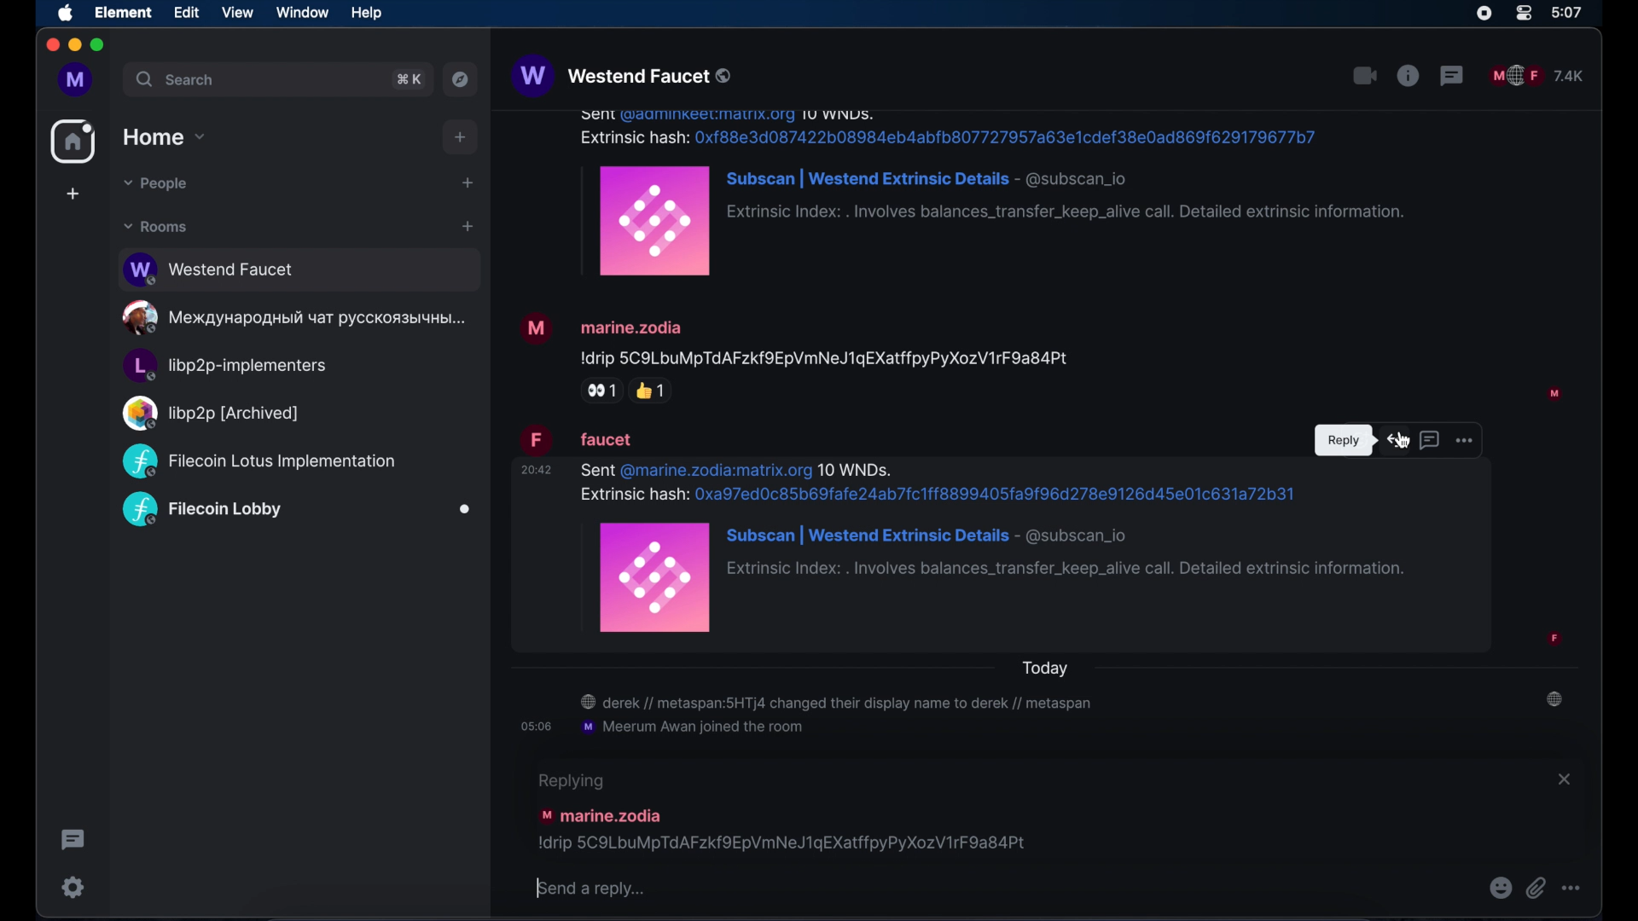 The image size is (1638, 921). I want to click on thread activity, so click(72, 840).